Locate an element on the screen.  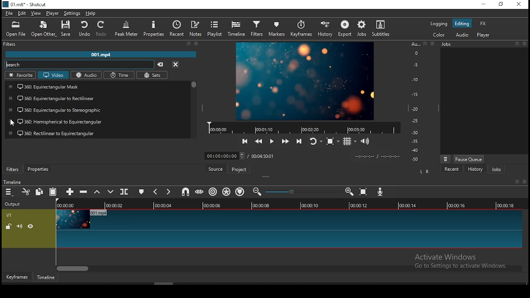
ripple markers is located at coordinates (239, 192).